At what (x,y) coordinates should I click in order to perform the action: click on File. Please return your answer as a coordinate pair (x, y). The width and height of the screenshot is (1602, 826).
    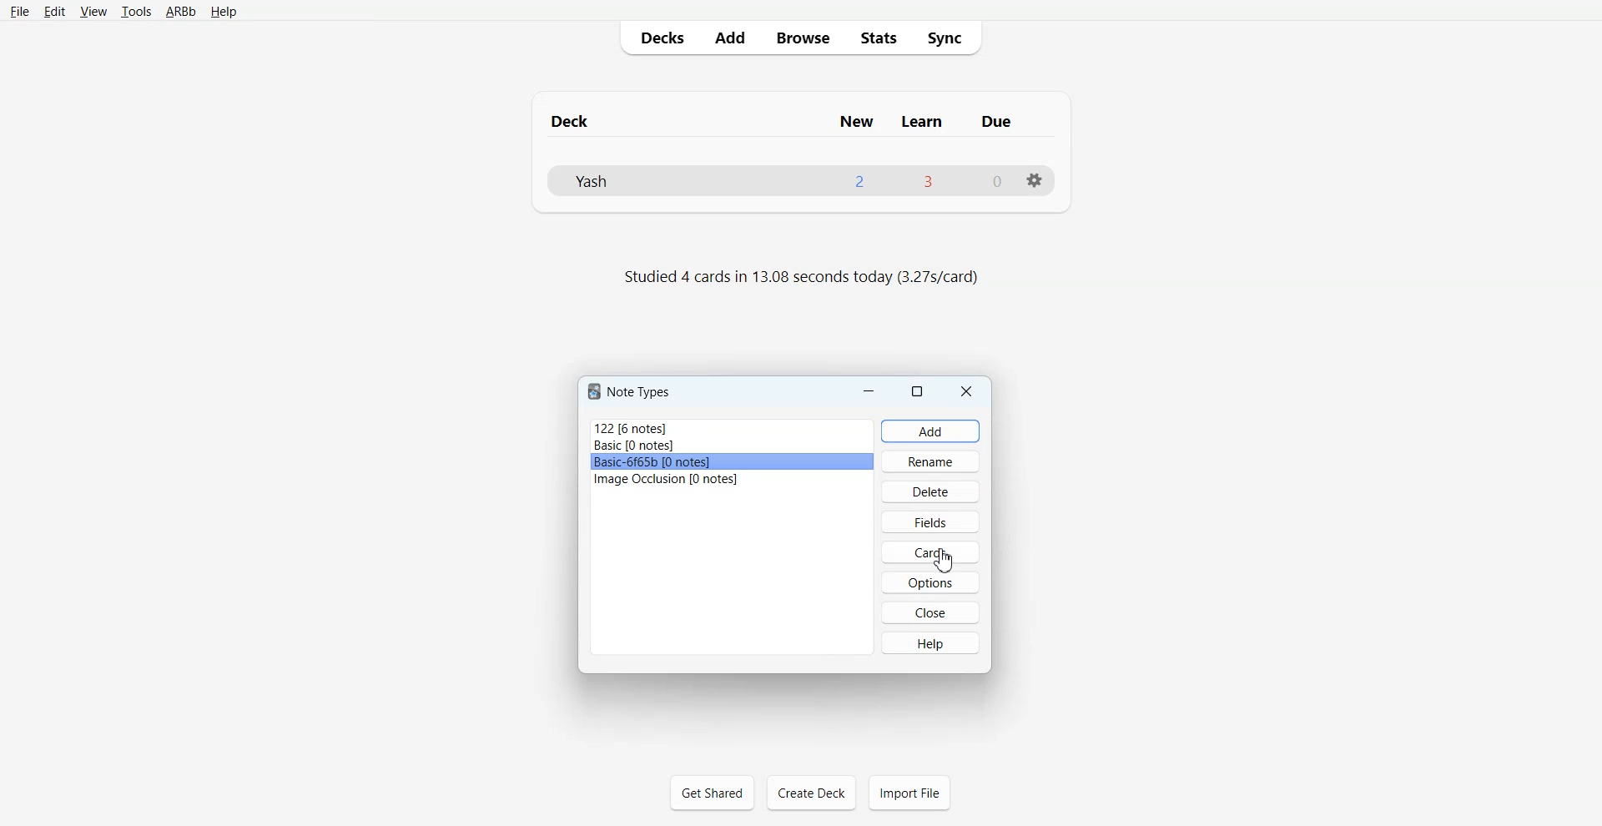
    Looking at the image, I should click on (20, 12).